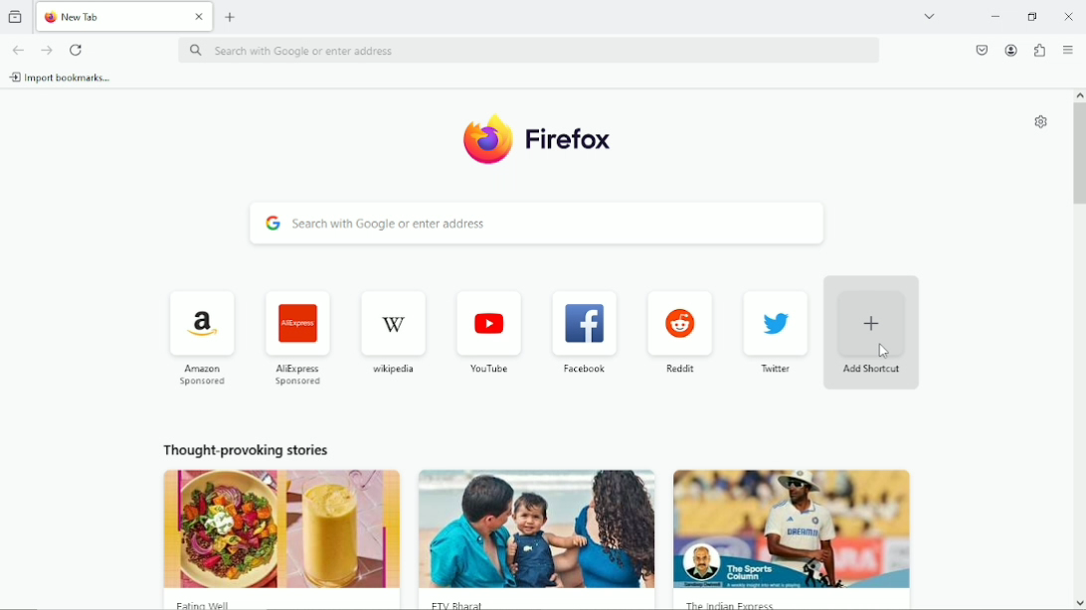  What do you see at coordinates (488, 329) in the screenshot?
I see `youtube` at bounding box center [488, 329].